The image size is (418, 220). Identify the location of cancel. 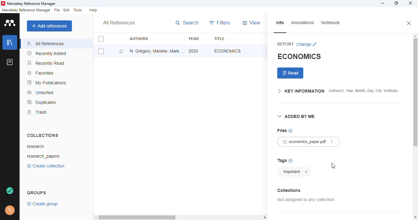
(306, 172).